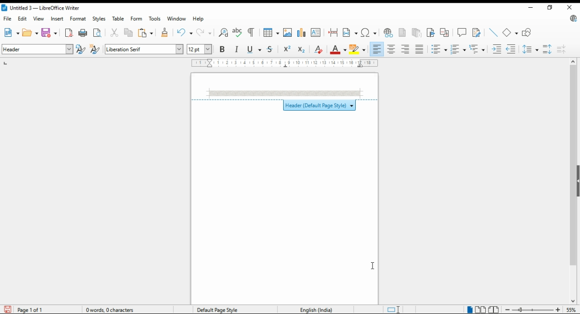  Describe the element at coordinates (81, 49) in the screenshot. I see `update selected style` at that location.